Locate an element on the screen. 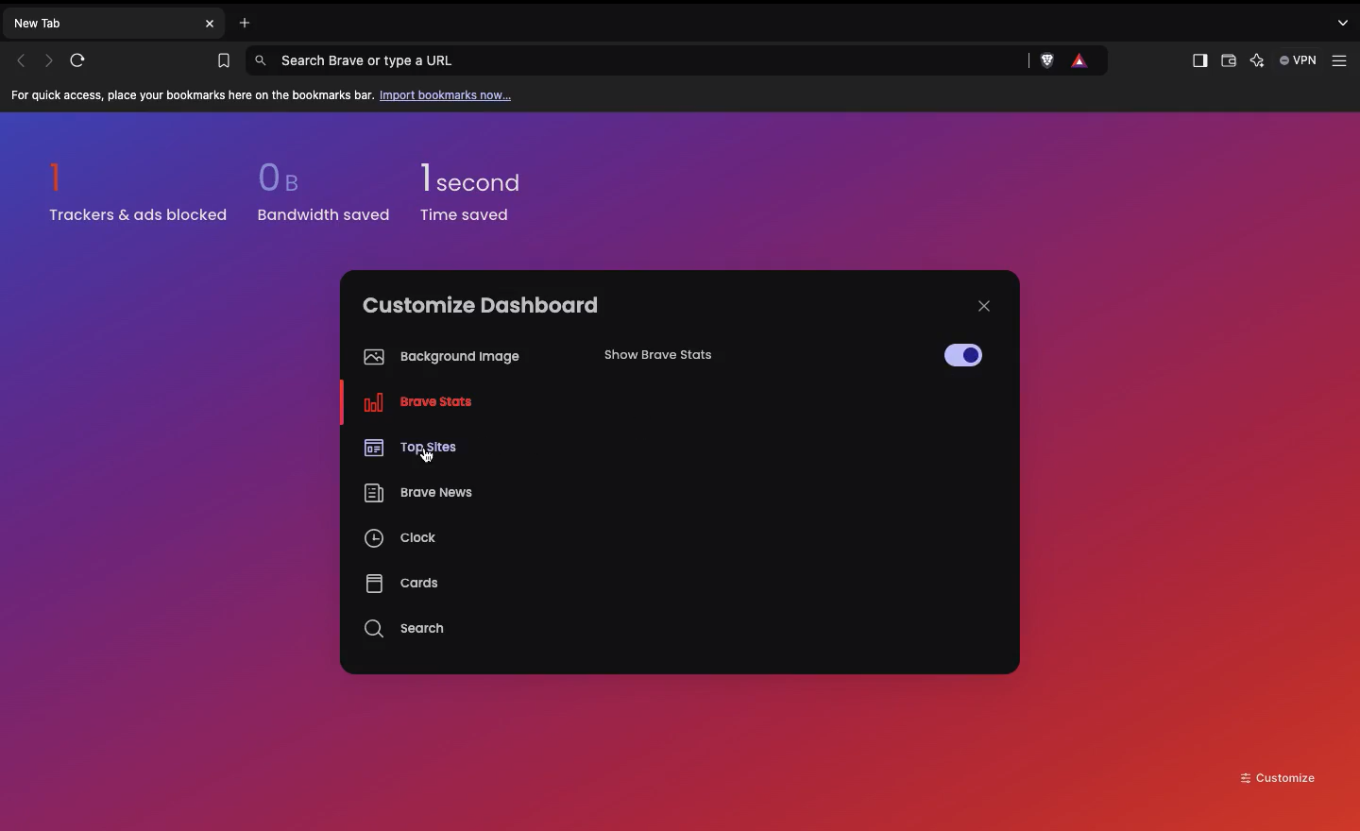 Image resolution: width=1360 pixels, height=831 pixels. Search Brave or type a URL is located at coordinates (638, 59).